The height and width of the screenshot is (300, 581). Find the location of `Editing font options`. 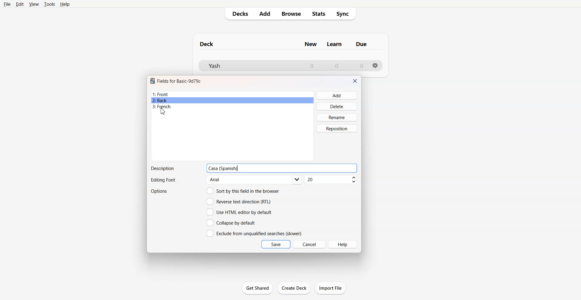

Editing font options is located at coordinates (254, 180).